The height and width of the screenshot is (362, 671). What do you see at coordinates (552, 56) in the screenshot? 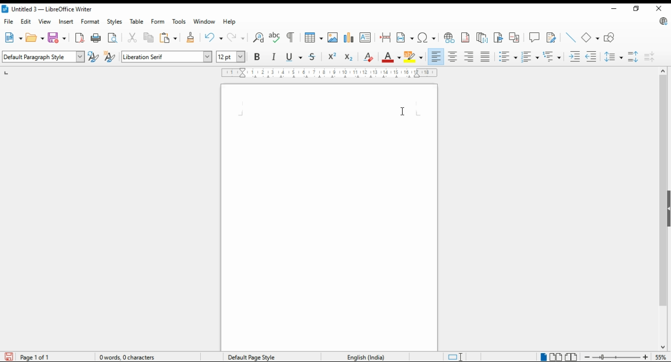
I see `select outline format` at bounding box center [552, 56].